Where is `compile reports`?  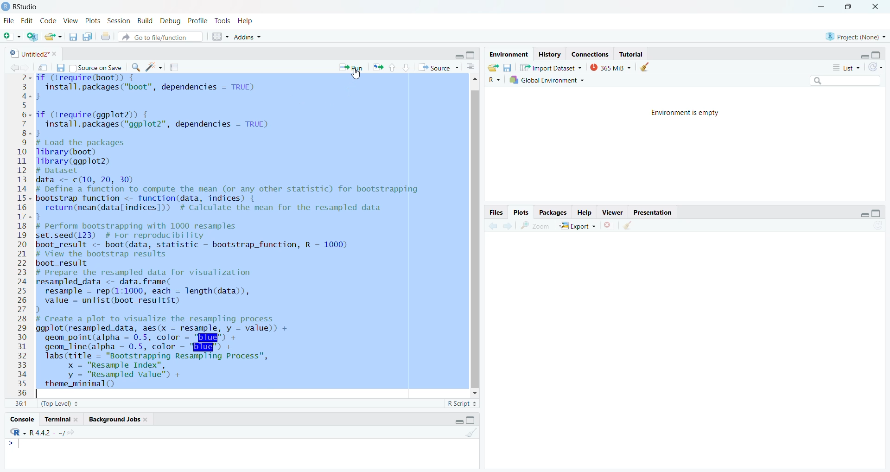 compile reports is located at coordinates (176, 67).